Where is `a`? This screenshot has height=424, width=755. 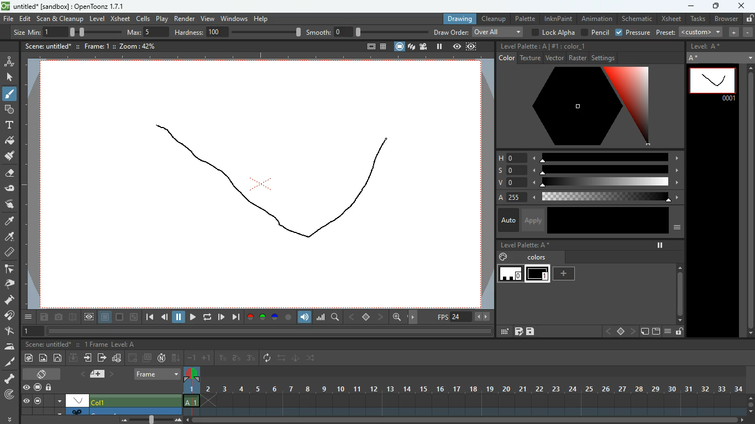
a is located at coordinates (586, 198).